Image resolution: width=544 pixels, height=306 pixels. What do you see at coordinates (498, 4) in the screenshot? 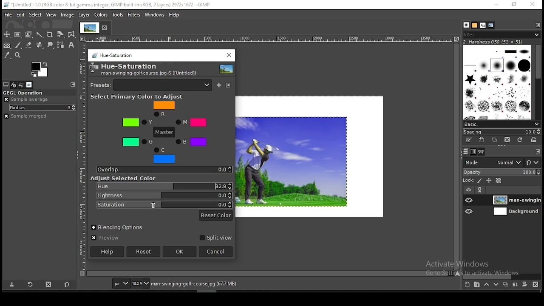
I see `minimize` at bounding box center [498, 4].